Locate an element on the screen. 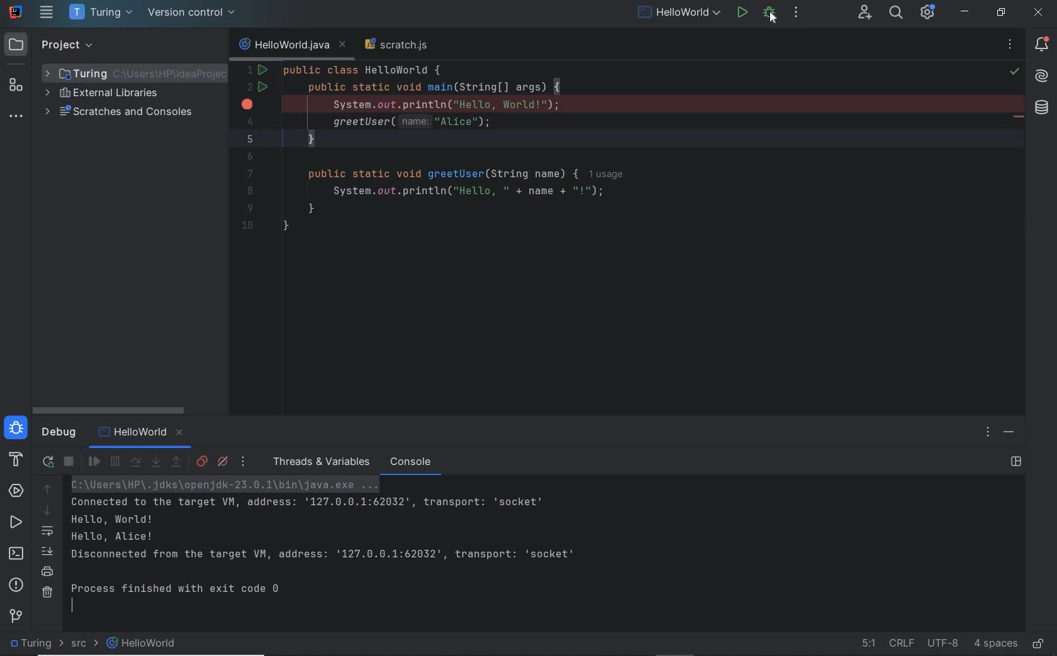 This screenshot has width=1057, height=656. more tool windows is located at coordinates (14, 118).